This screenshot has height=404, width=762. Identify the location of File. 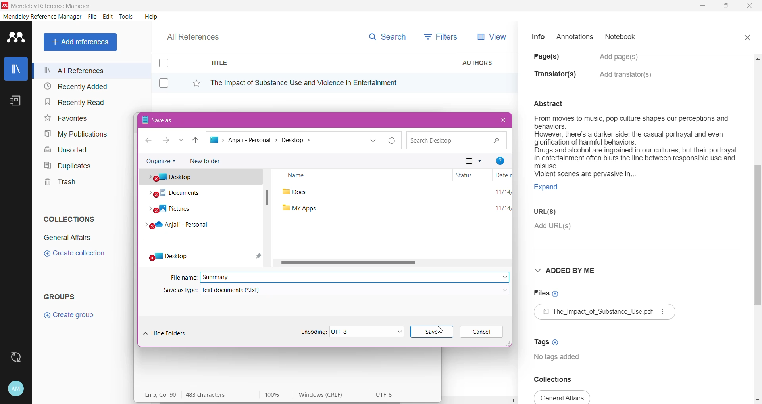
(92, 17).